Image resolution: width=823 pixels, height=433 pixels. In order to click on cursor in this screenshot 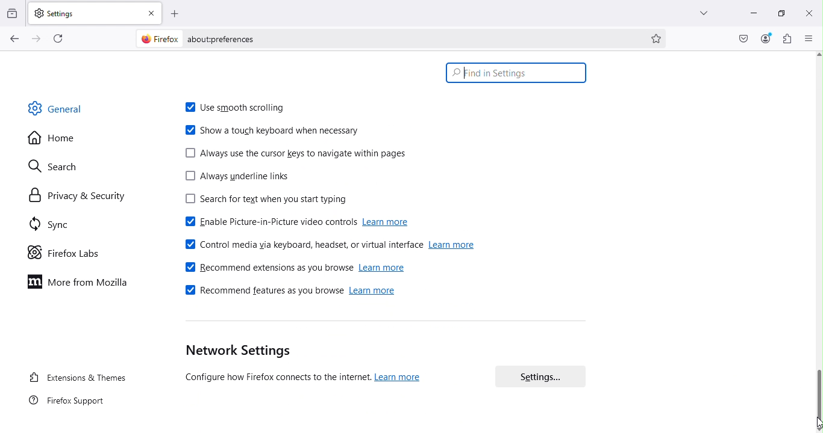, I will do `click(815, 424)`.